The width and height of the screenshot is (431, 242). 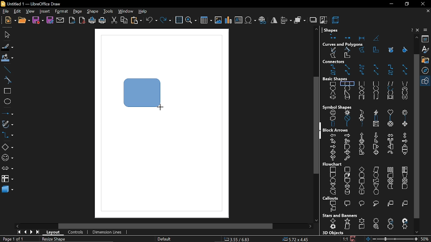 I want to click on previous page, so click(x=25, y=232).